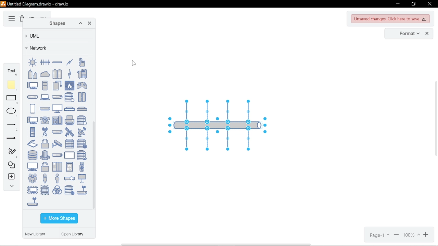  What do you see at coordinates (82, 155) in the screenshot?
I see `tape storage` at bounding box center [82, 155].